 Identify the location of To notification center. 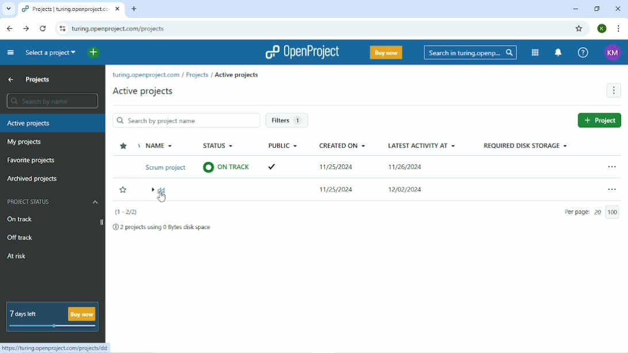
(558, 52).